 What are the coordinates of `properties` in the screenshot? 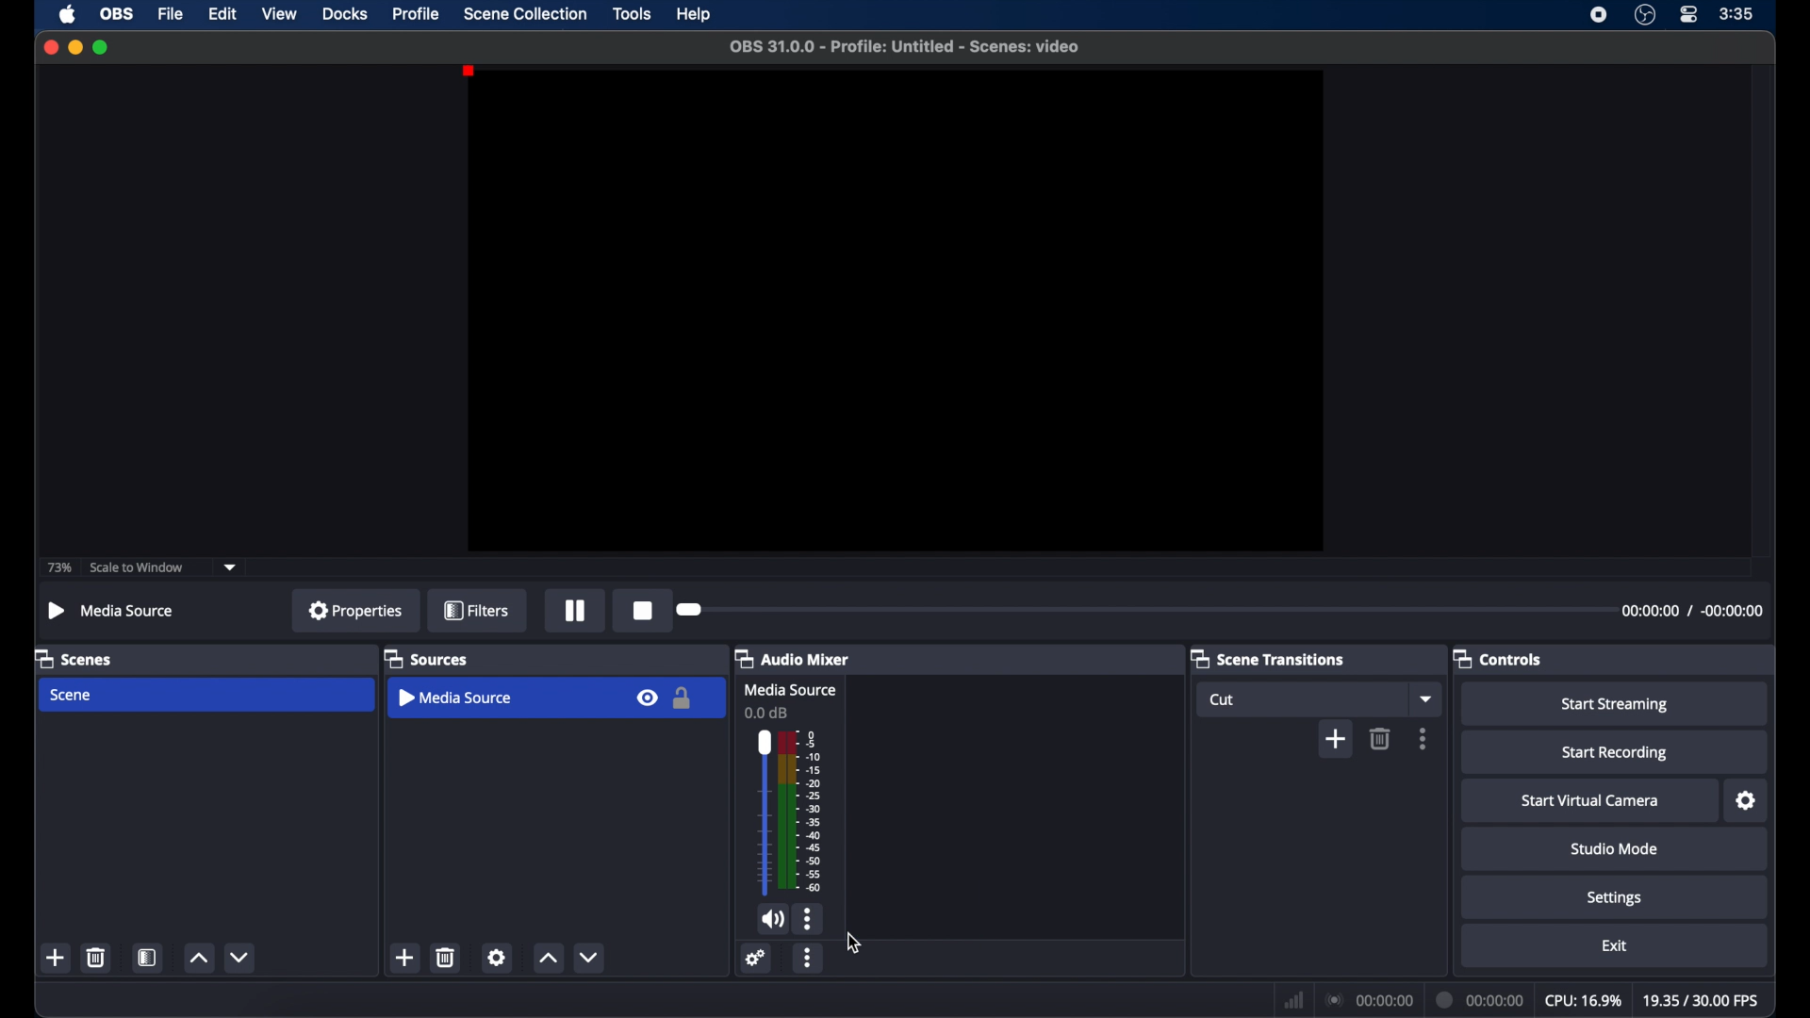 It's located at (356, 610).